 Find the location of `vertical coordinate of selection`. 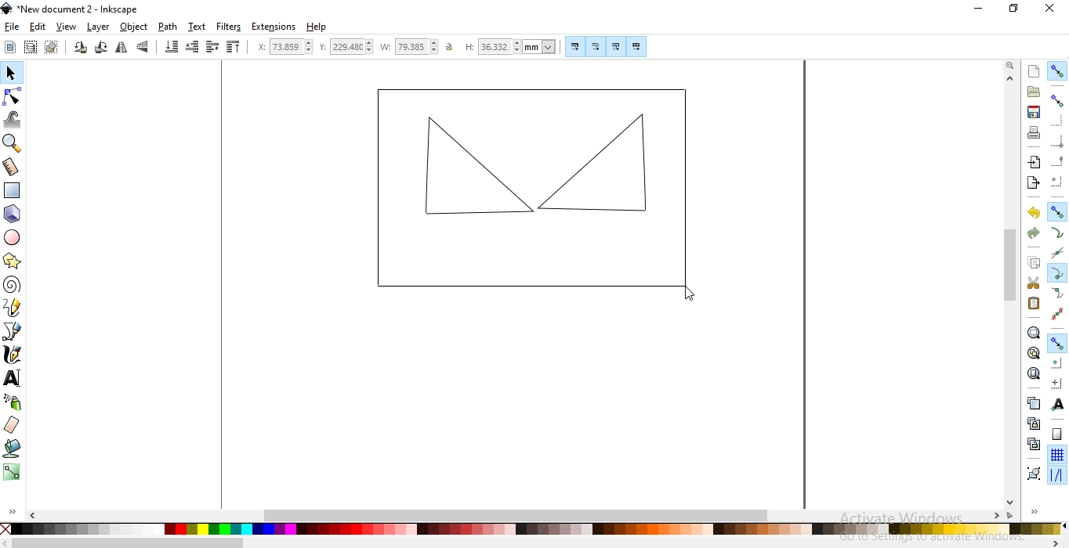

vertical coordinate of selection is located at coordinates (347, 46).